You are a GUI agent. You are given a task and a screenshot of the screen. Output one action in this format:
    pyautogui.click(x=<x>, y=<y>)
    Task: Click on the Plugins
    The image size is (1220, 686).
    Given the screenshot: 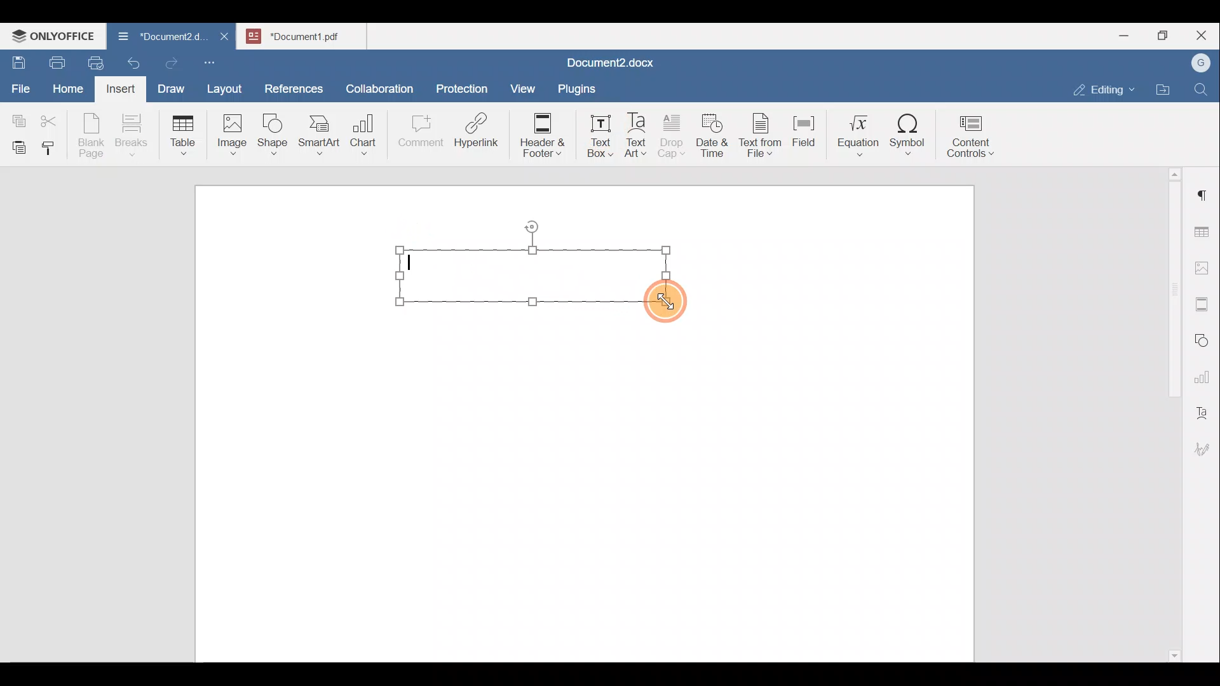 What is the action you would take?
    pyautogui.click(x=581, y=87)
    